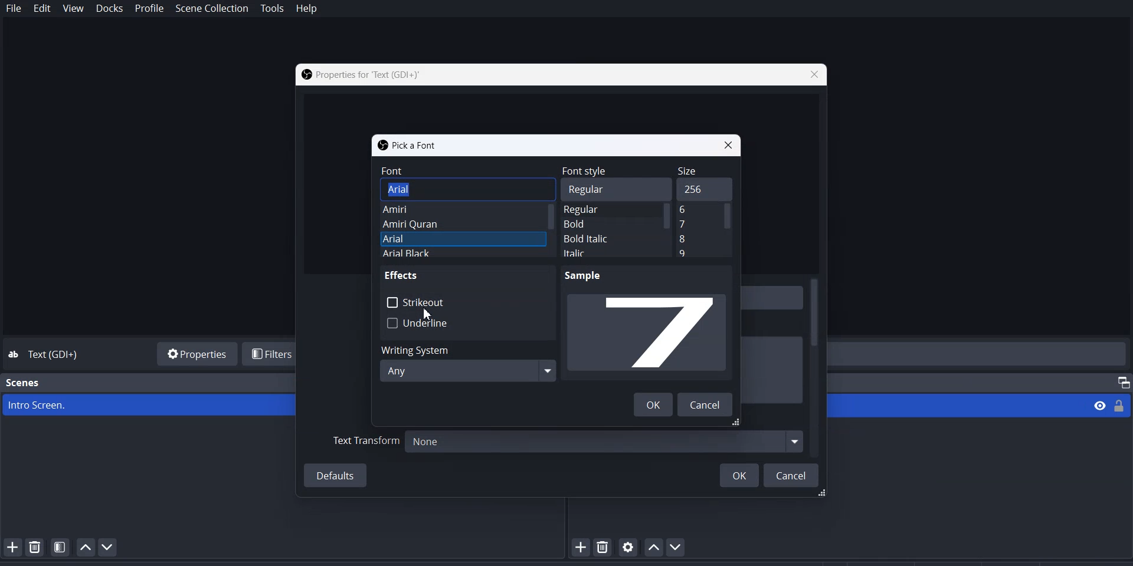 This screenshot has width=1133, height=566. Describe the element at coordinates (653, 547) in the screenshot. I see `Move Source Up` at that location.